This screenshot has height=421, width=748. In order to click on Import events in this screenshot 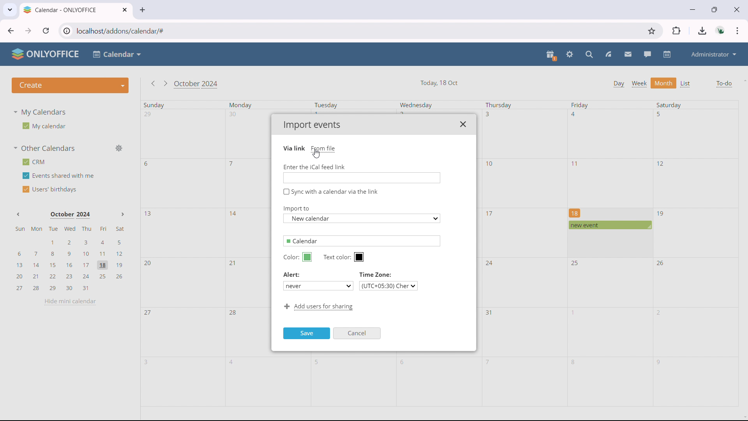, I will do `click(311, 125)`.